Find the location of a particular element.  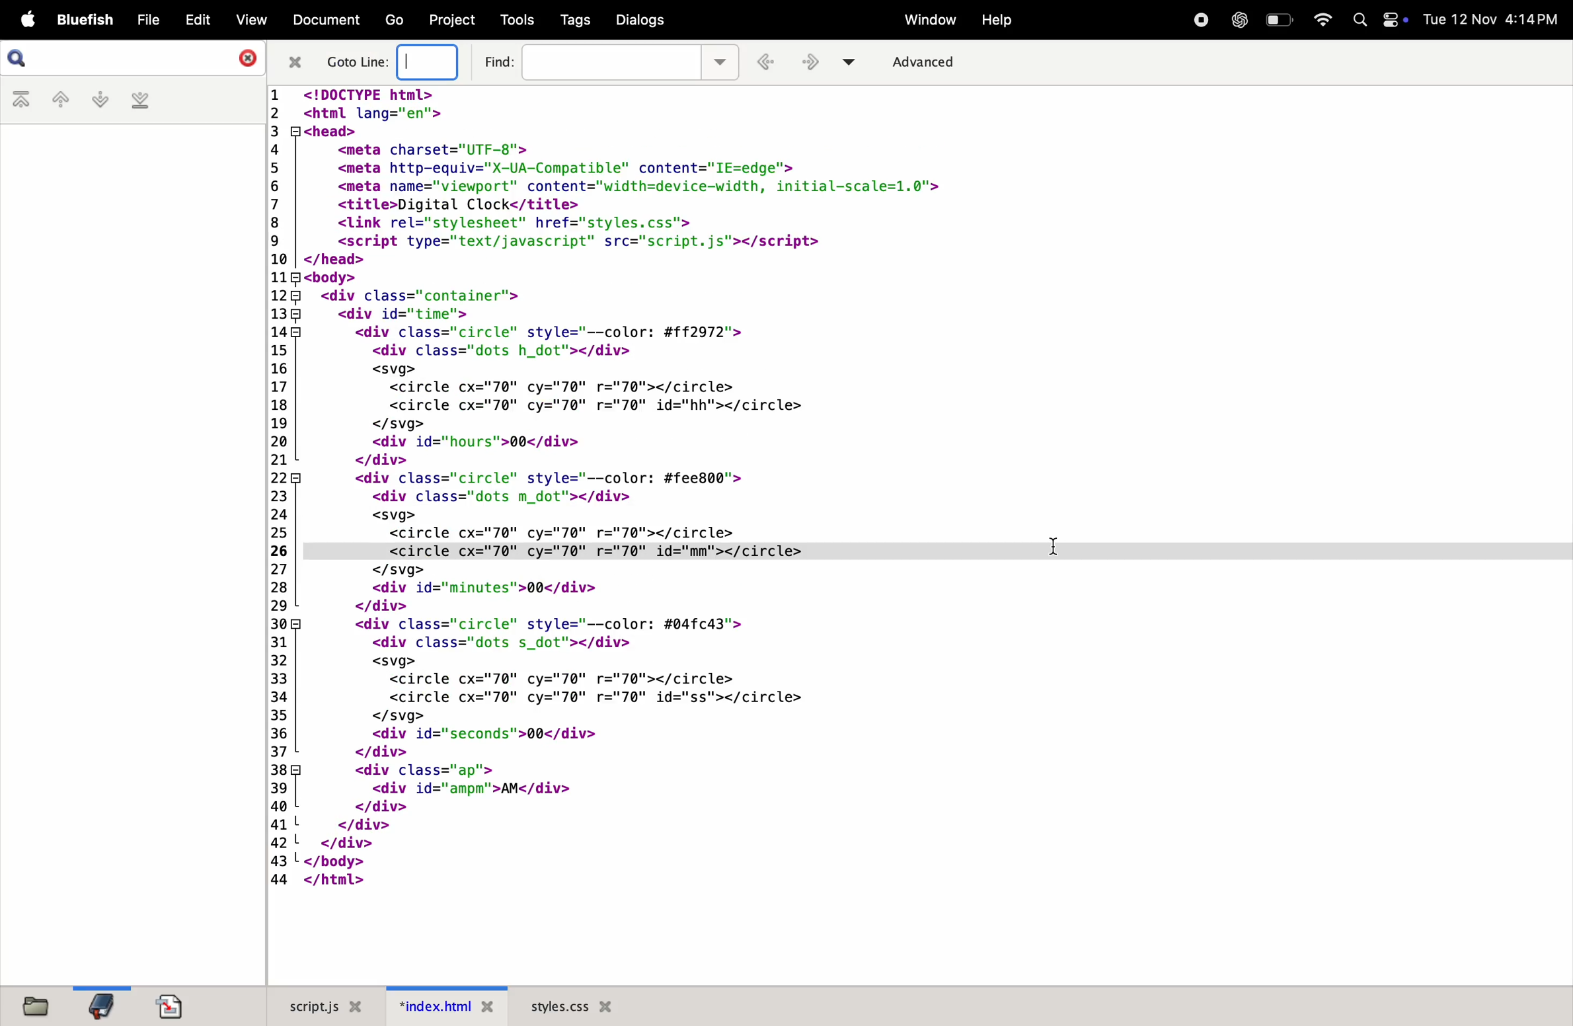

bookmaark is located at coordinates (102, 1004).